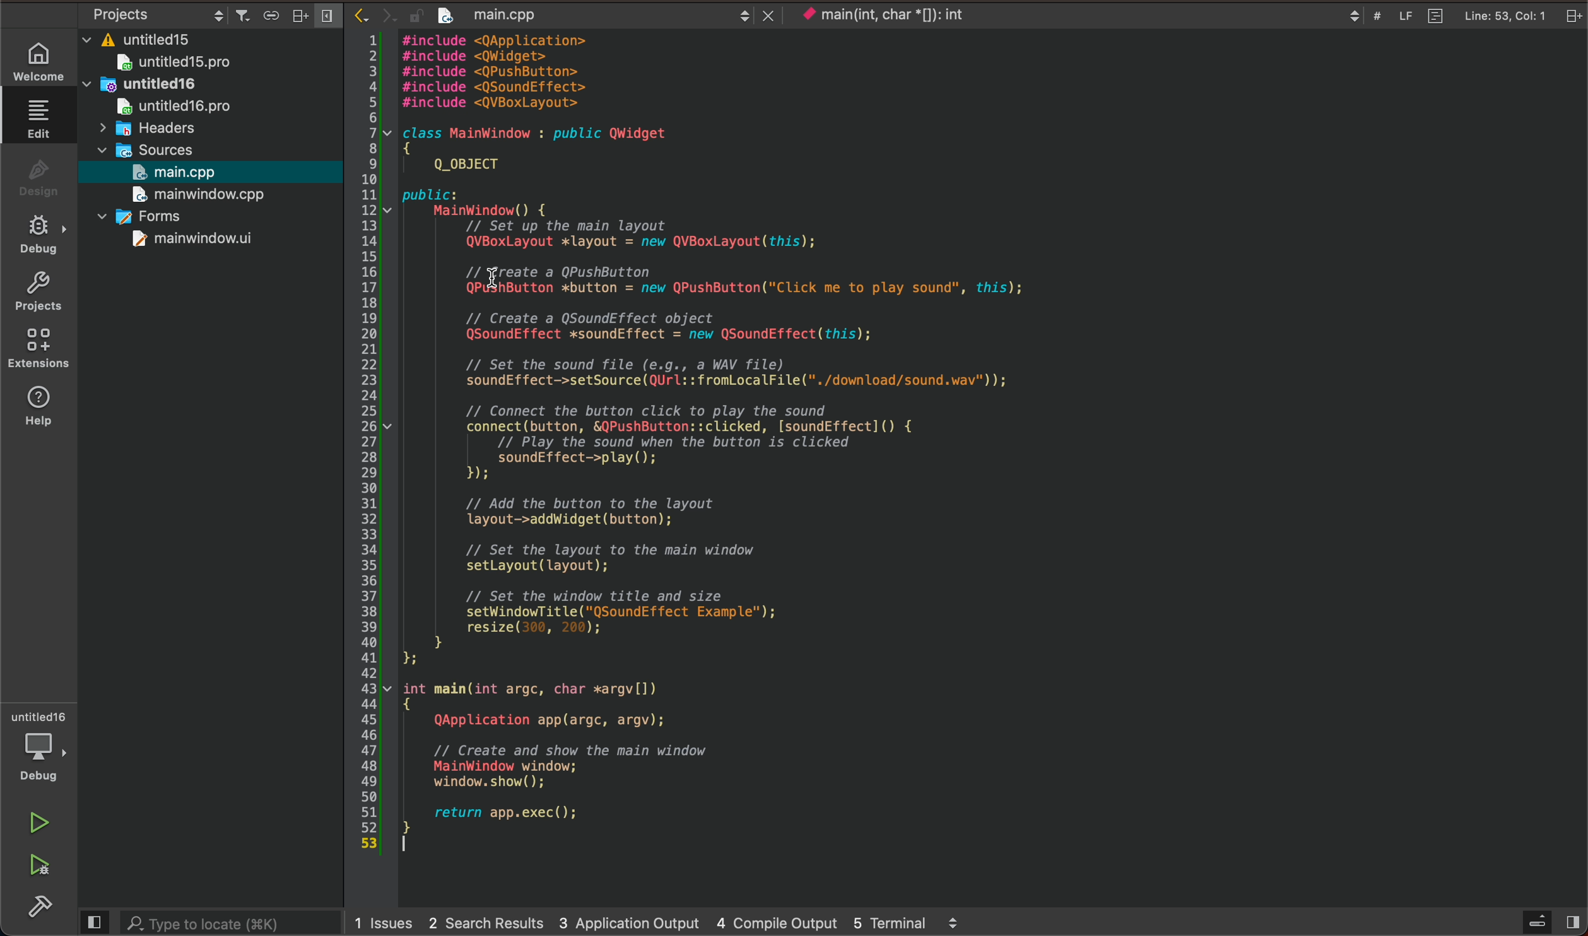 Image resolution: width=1588 pixels, height=936 pixels. Describe the element at coordinates (542, 12) in the screenshot. I see `after save` at that location.